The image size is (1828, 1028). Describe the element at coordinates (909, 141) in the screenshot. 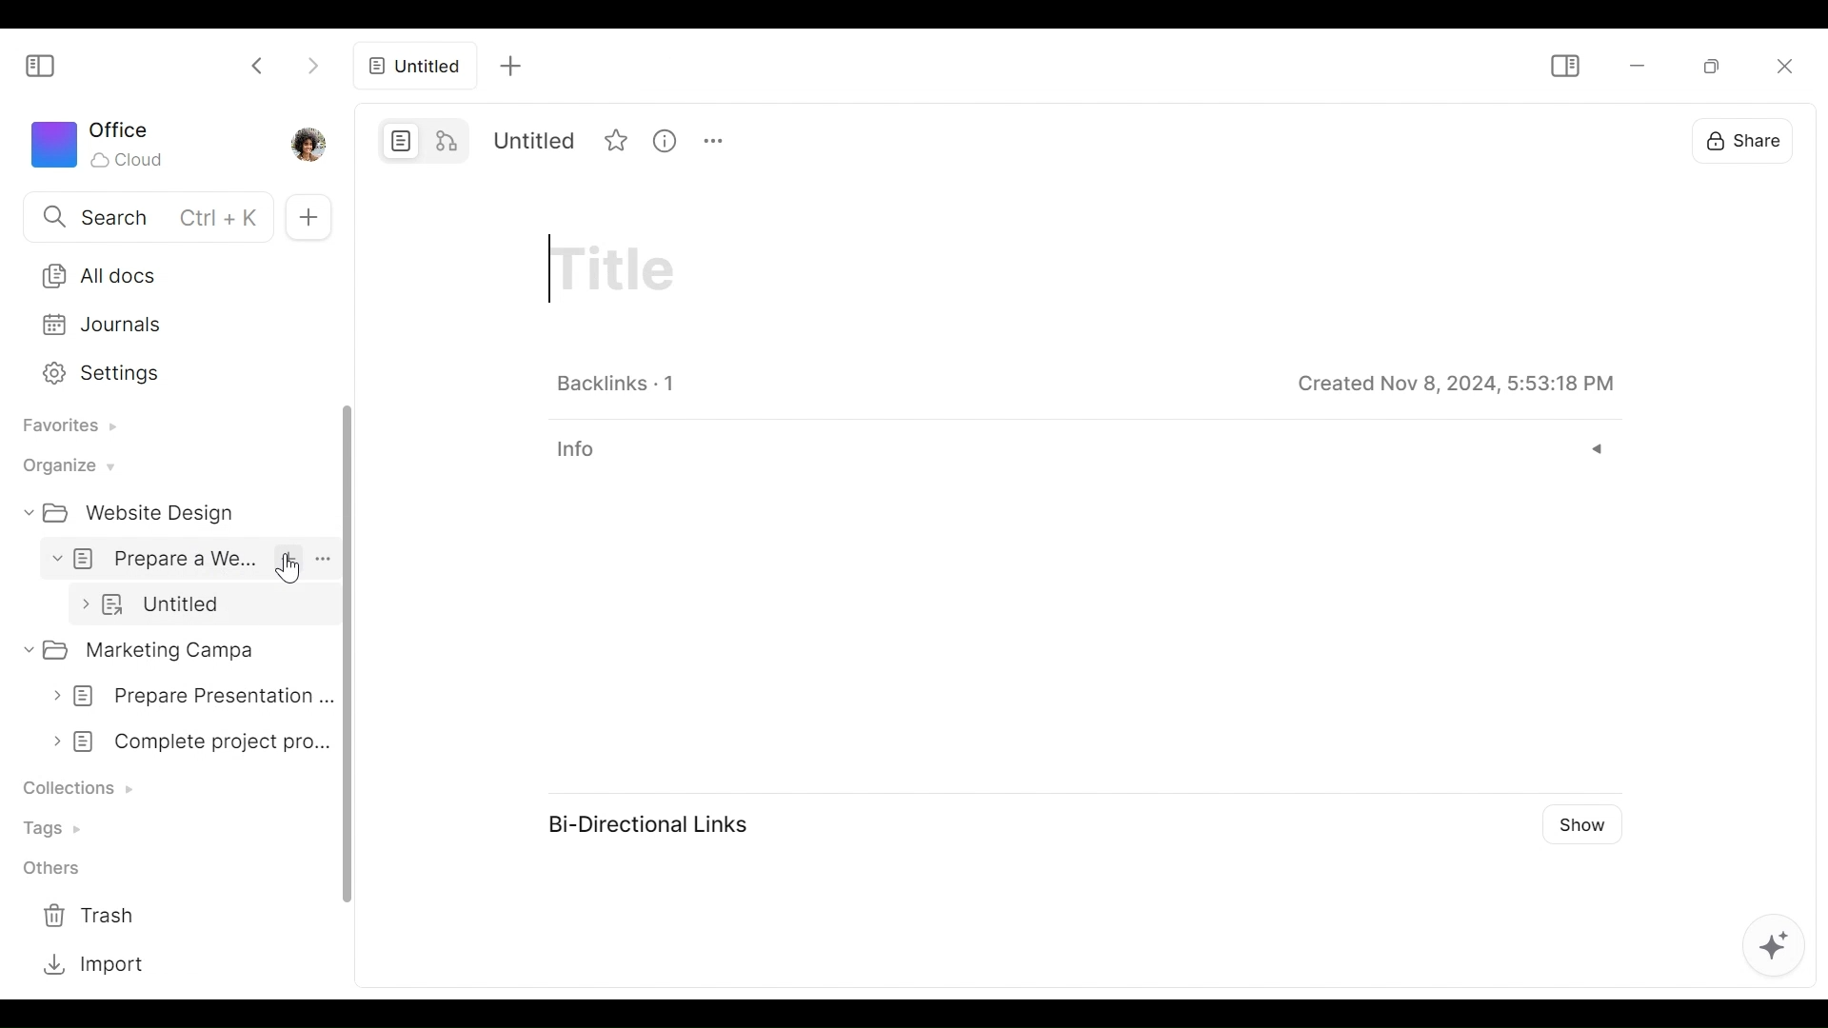

I see `more` at that location.